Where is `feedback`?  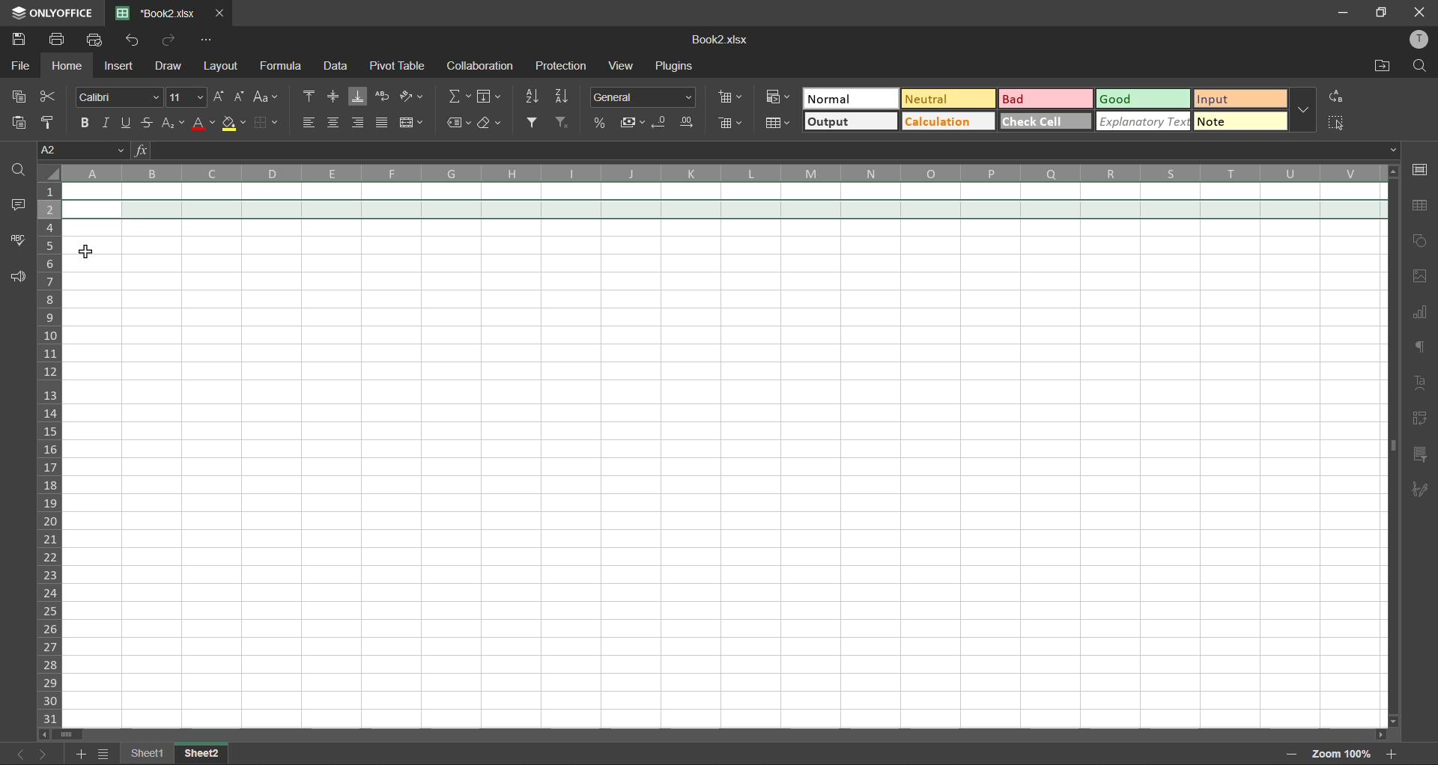 feedback is located at coordinates (19, 278).